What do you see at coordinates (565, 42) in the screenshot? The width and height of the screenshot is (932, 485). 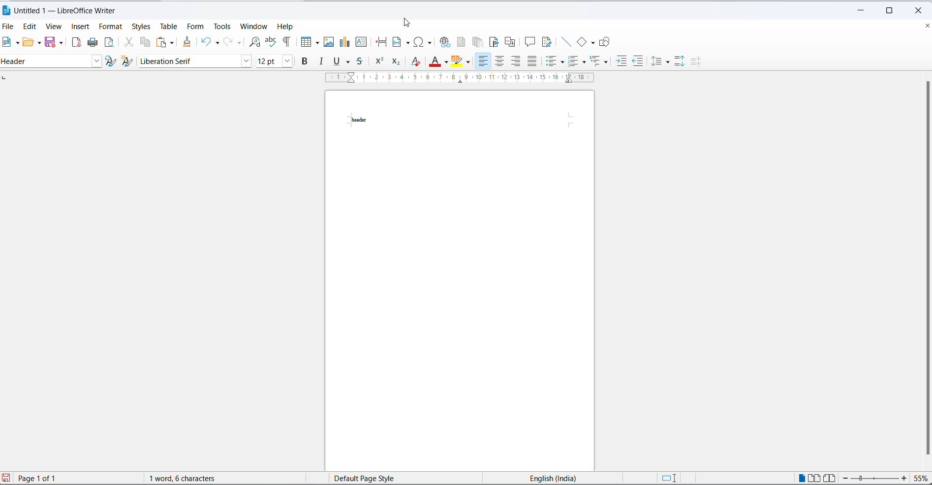 I see `insert line` at bounding box center [565, 42].